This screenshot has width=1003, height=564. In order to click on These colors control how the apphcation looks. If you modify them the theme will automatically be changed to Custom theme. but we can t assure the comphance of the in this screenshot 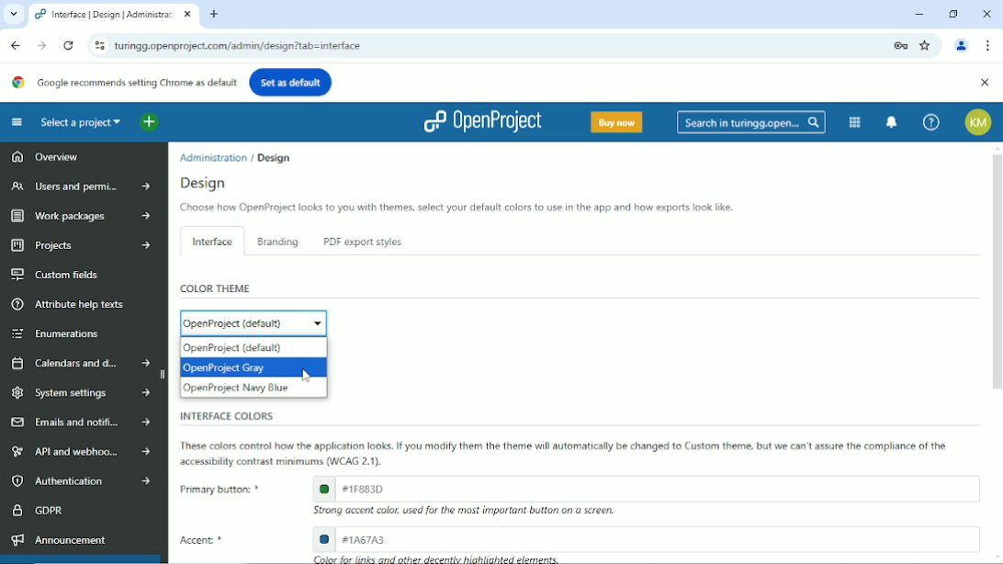, I will do `click(568, 446)`.